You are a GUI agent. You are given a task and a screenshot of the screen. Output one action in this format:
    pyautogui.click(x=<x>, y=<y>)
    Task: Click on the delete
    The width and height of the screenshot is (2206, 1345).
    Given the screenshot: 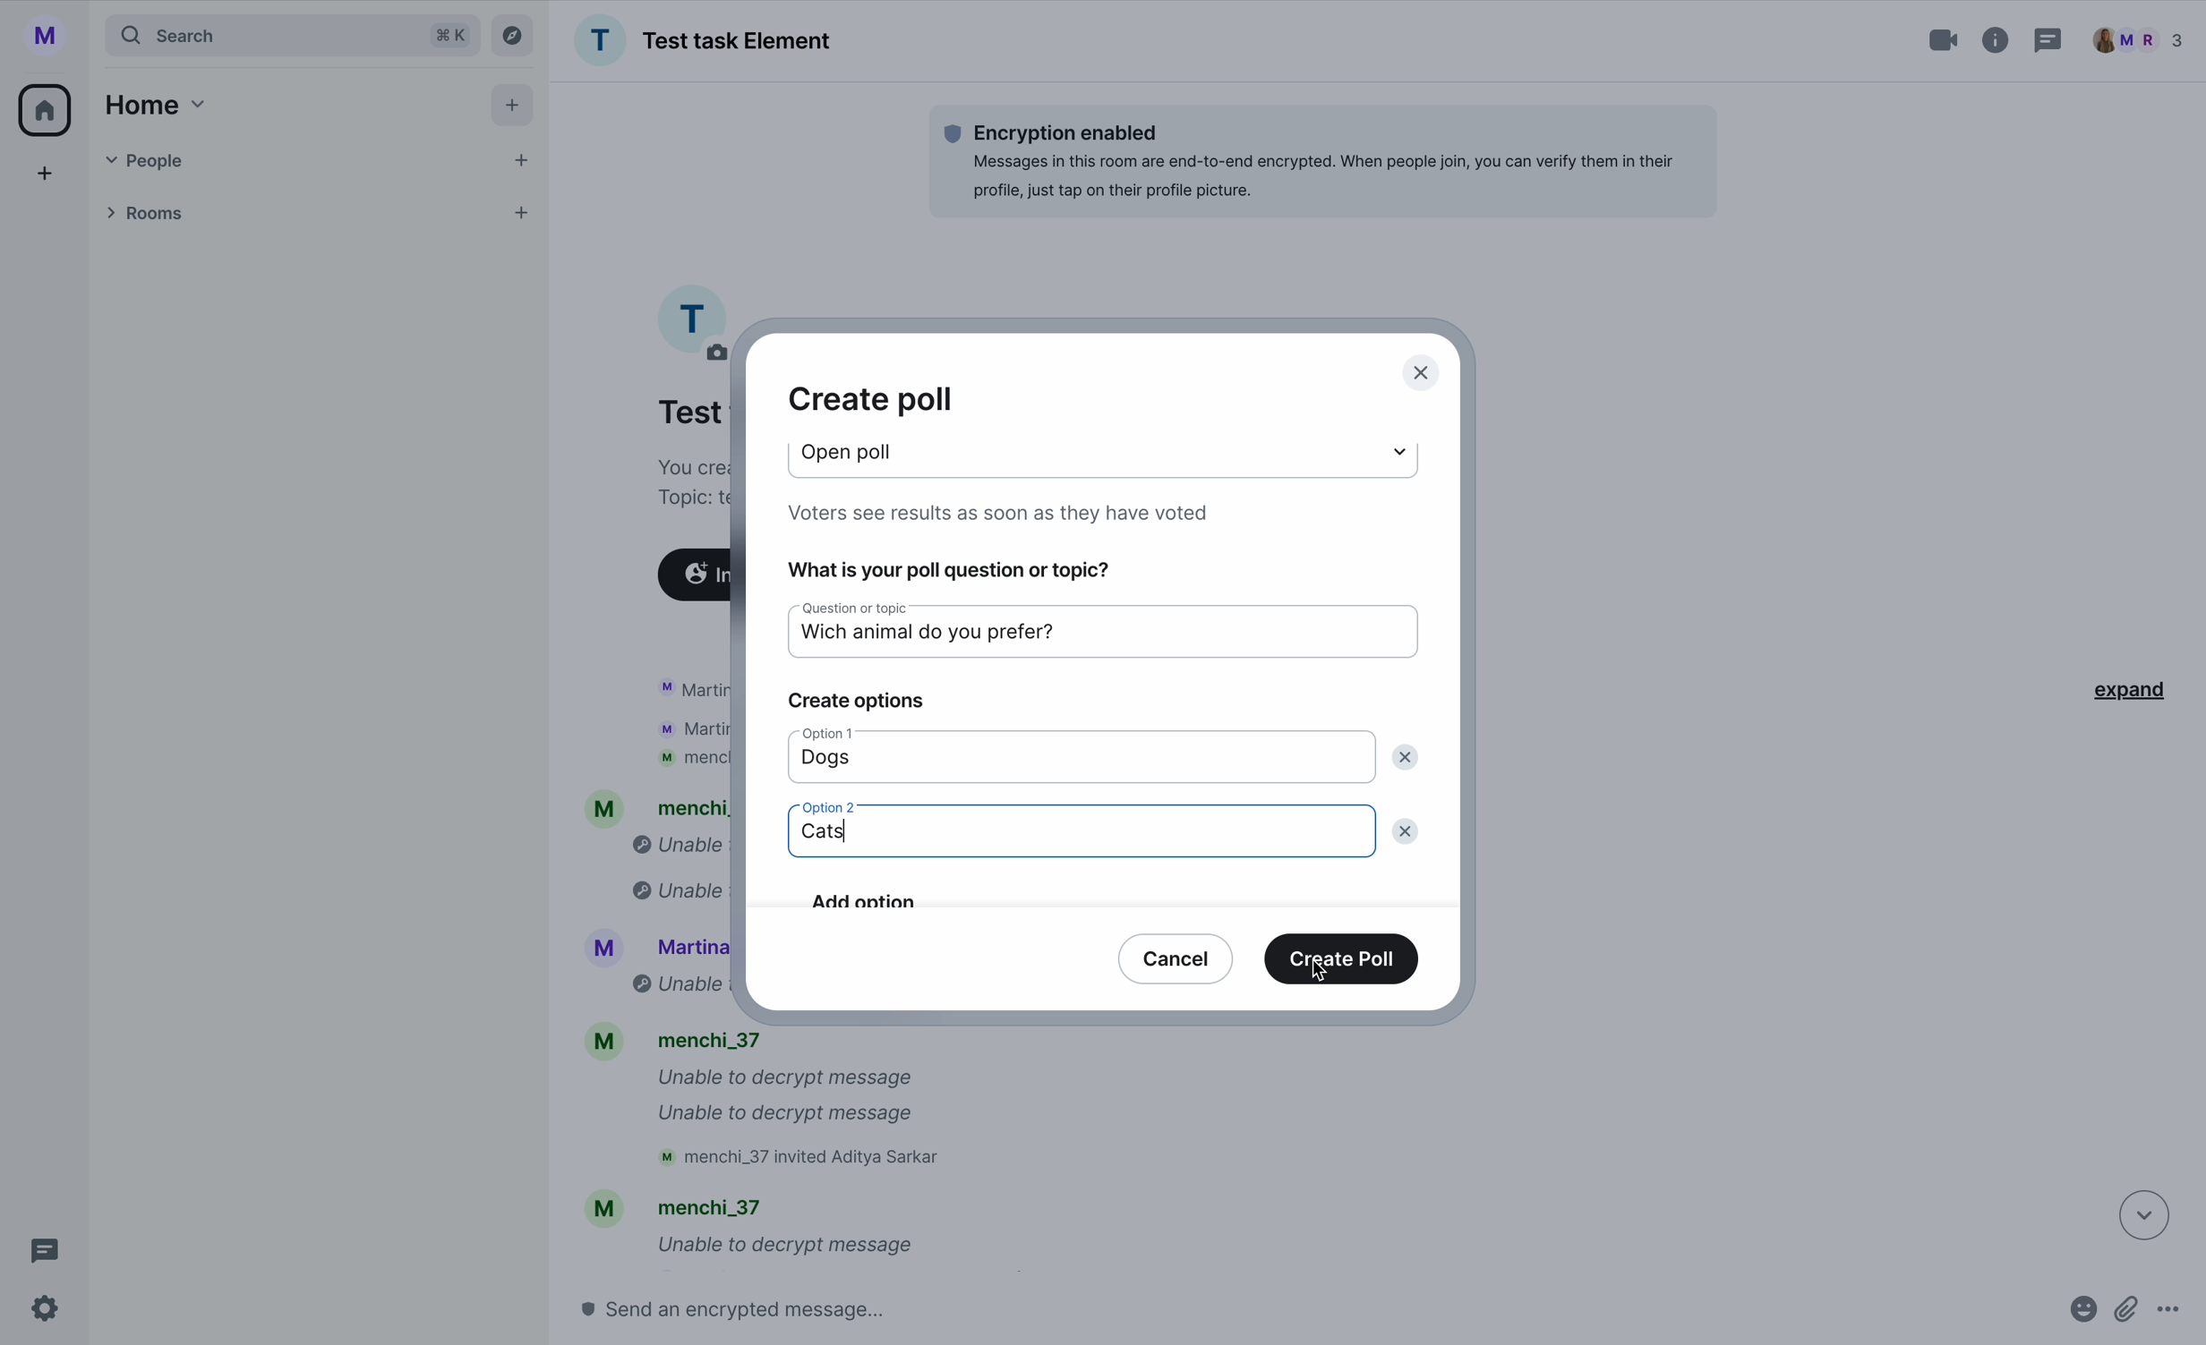 What is the action you would take?
    pyautogui.click(x=1409, y=836)
    